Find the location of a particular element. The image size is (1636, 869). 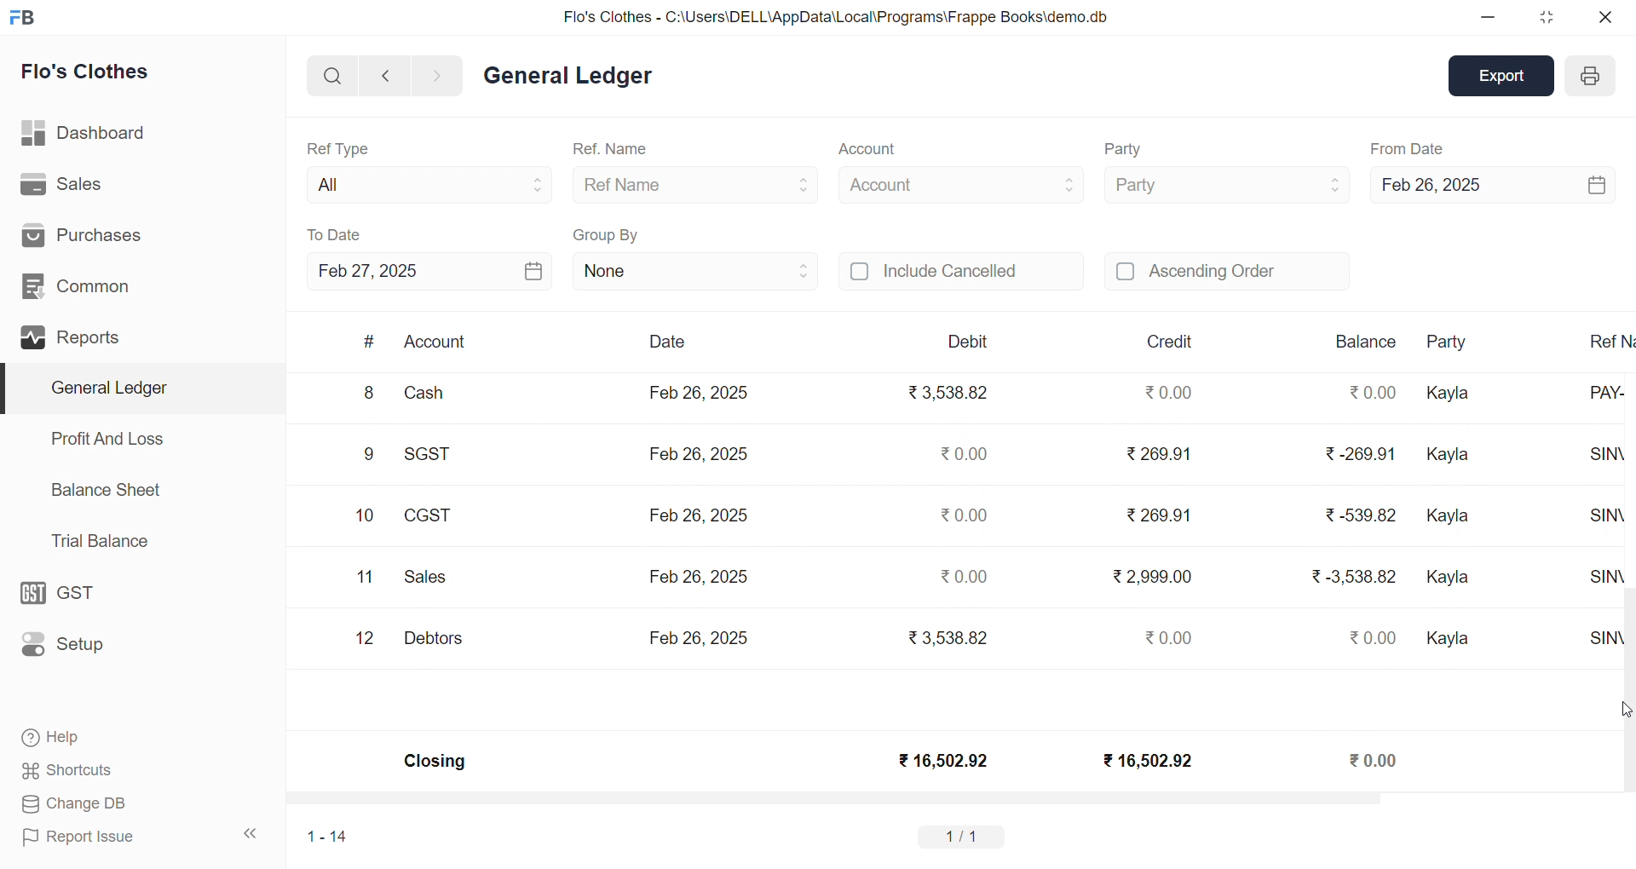

Sales is located at coordinates (62, 181).